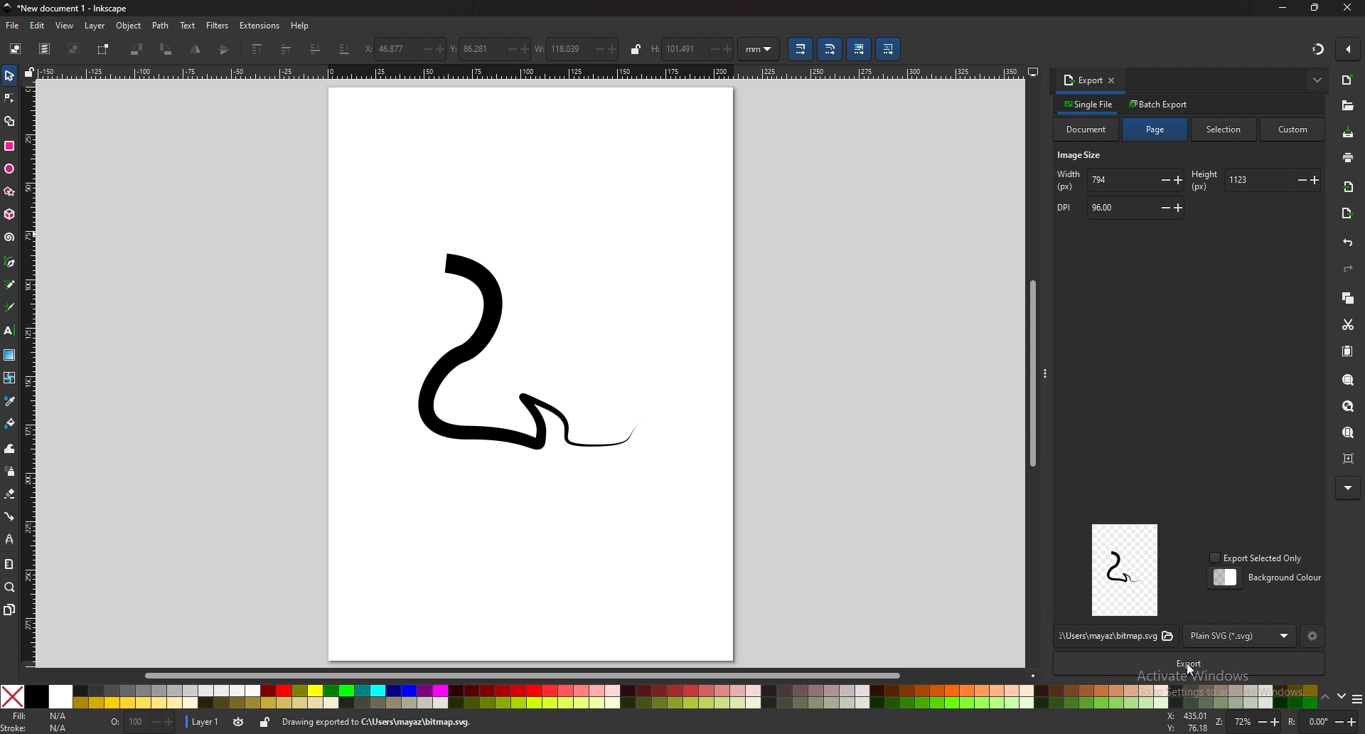 The width and height of the screenshot is (1365, 734). Describe the element at coordinates (167, 49) in the screenshot. I see `rotate 90 degree cw` at that location.